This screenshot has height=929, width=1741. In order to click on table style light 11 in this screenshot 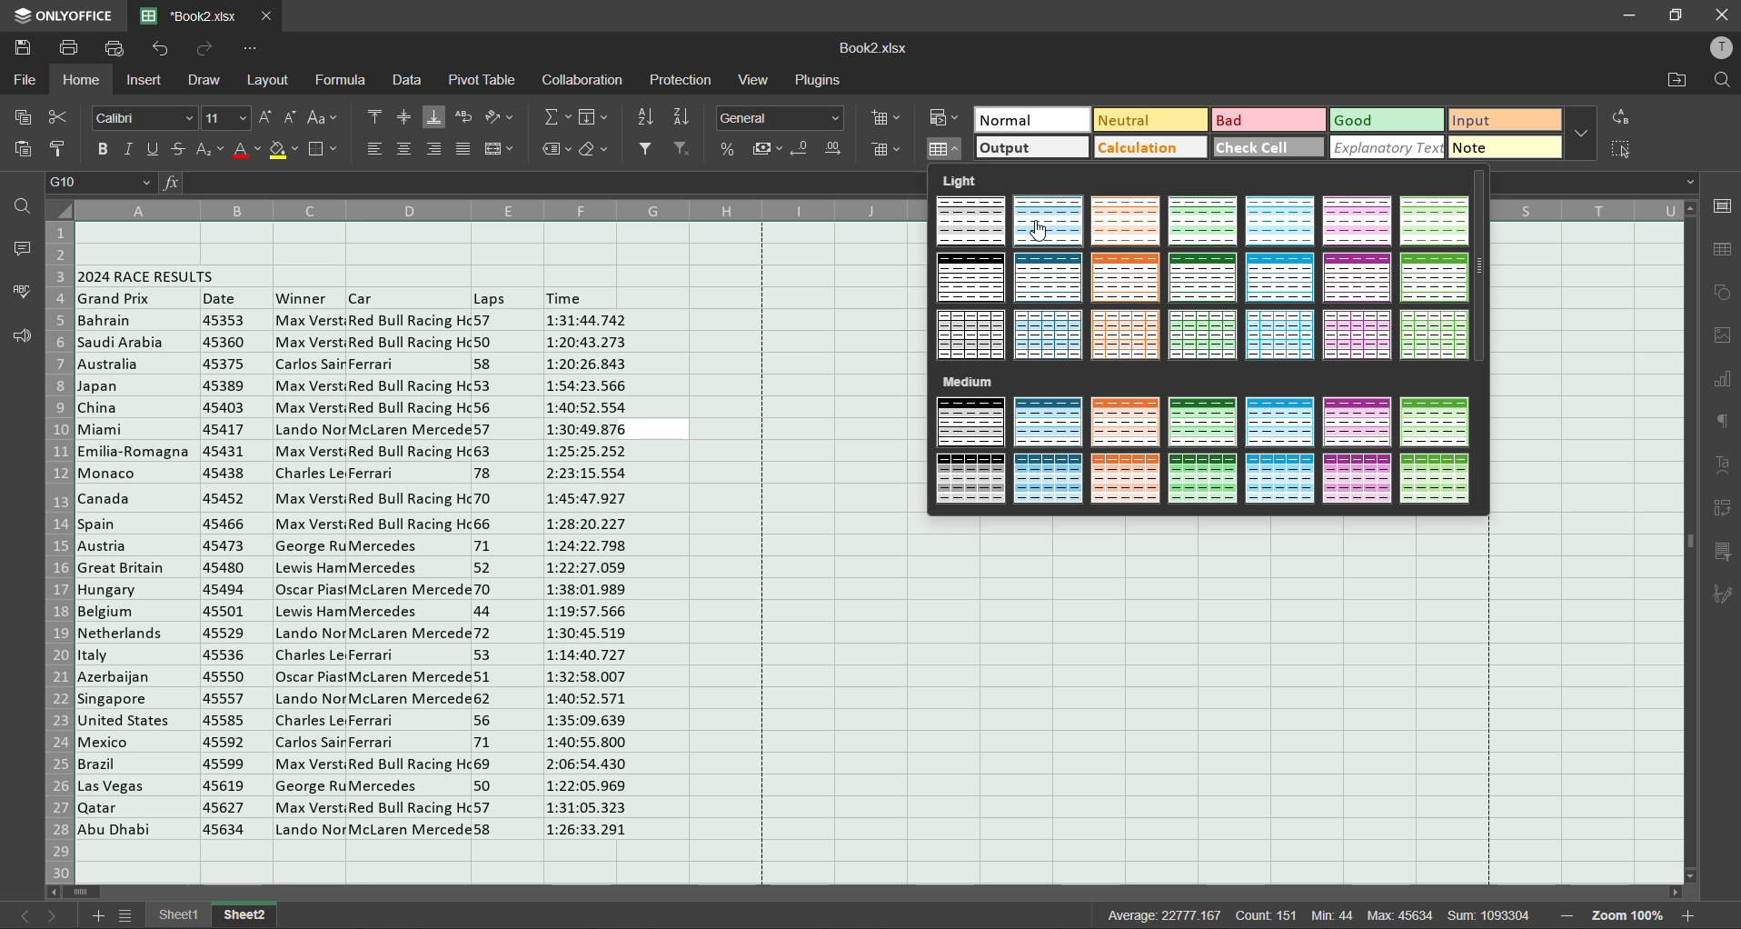, I will do `click(1205, 279)`.